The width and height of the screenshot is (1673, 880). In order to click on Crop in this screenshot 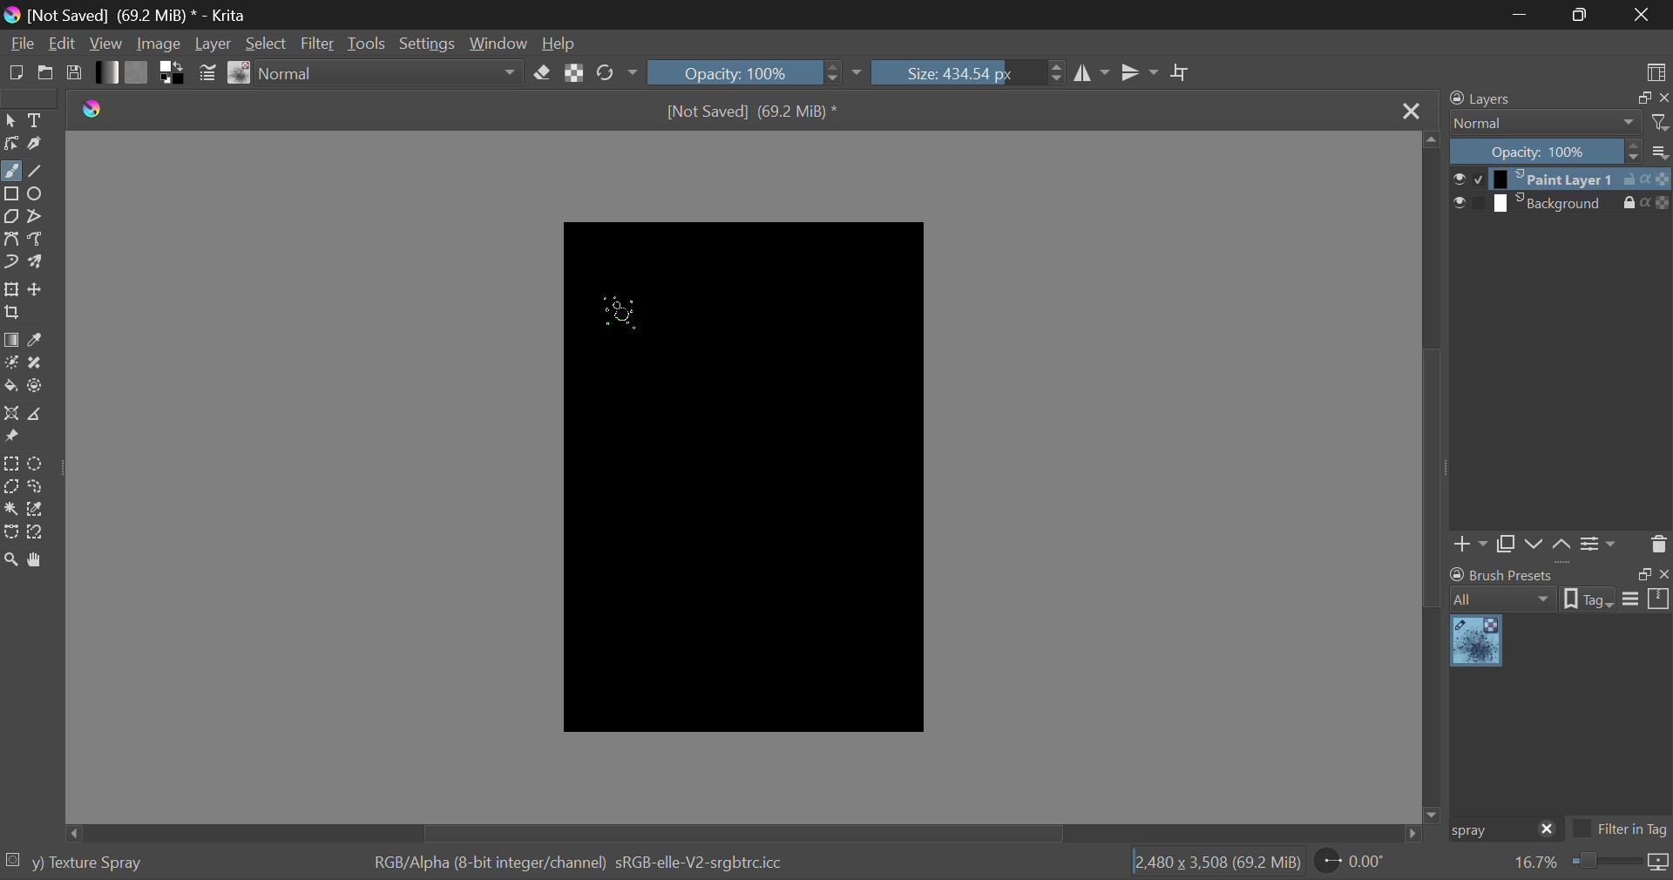, I will do `click(1182, 73)`.